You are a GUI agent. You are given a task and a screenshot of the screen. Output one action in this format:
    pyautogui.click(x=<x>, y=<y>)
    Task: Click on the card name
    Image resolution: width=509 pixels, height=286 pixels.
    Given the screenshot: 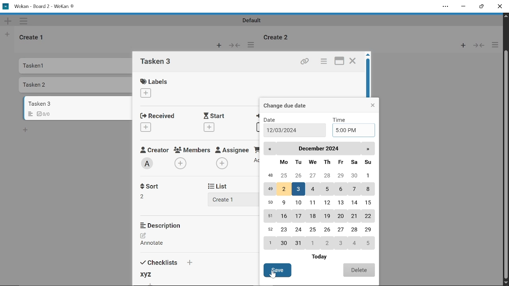 What is the action you would take?
    pyautogui.click(x=159, y=62)
    